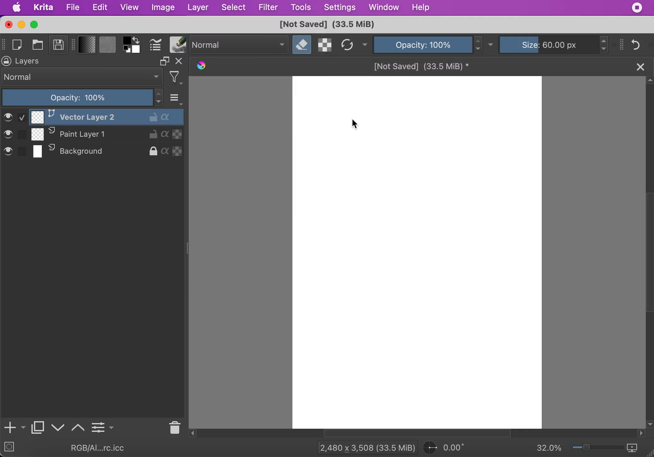 The height and width of the screenshot is (457, 654). Describe the element at coordinates (127, 50) in the screenshot. I see `set foreground and background color` at that location.